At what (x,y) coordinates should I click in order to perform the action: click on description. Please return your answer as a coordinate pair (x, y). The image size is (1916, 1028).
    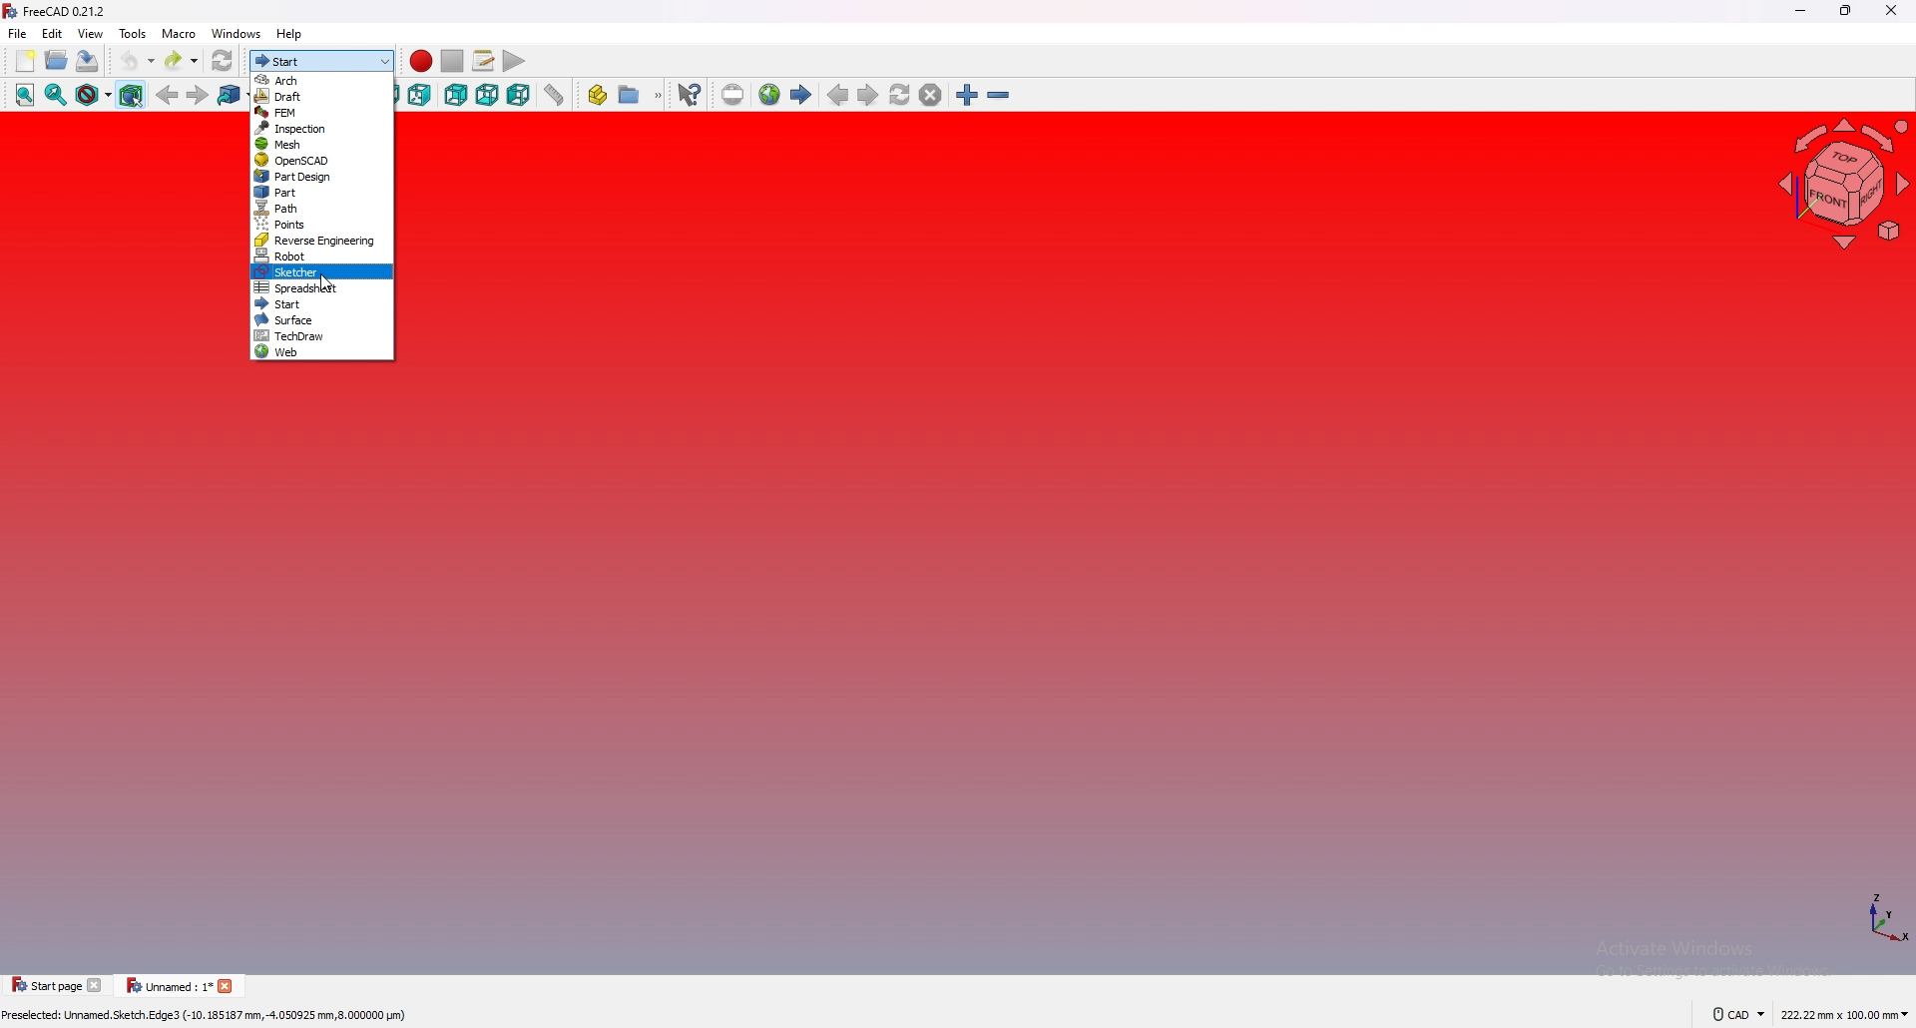
    Looking at the image, I should click on (206, 1016).